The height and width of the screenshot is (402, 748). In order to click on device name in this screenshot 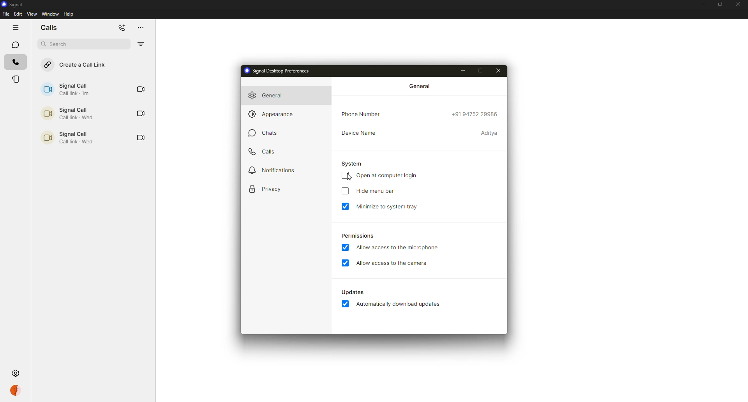, I will do `click(359, 133)`.